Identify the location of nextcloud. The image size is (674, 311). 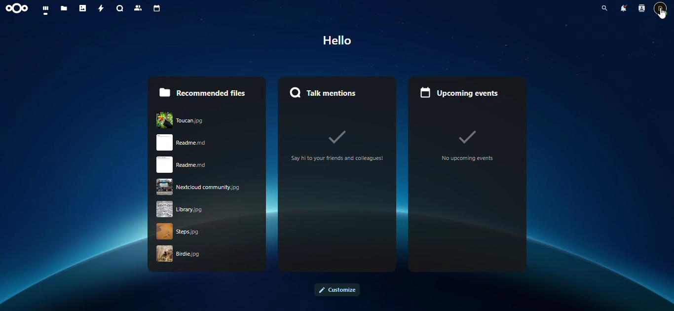
(19, 8).